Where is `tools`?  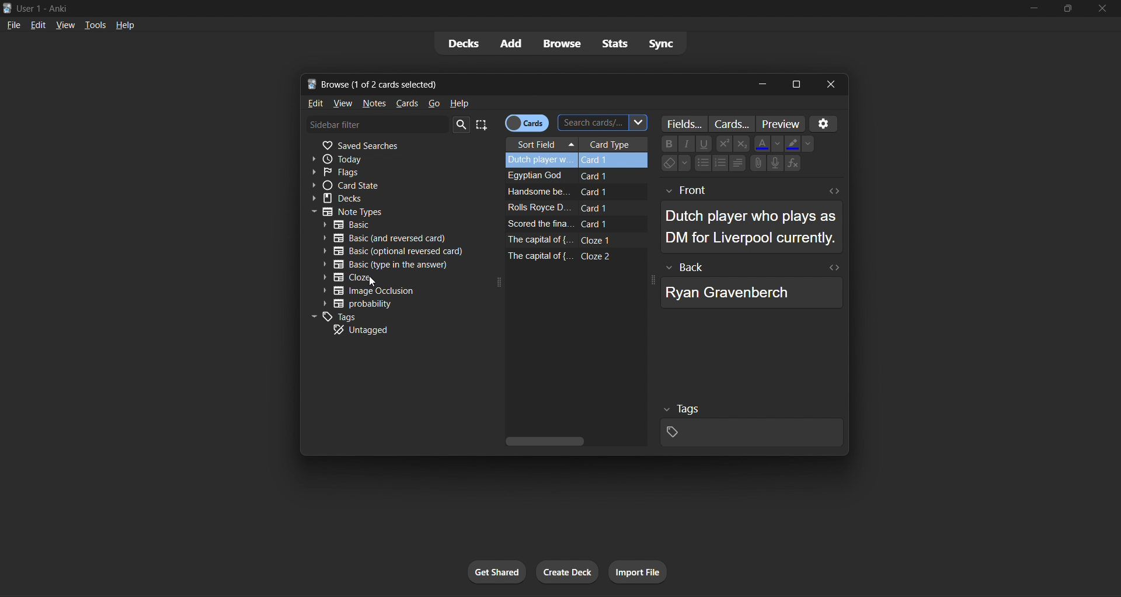
tools is located at coordinates (95, 25).